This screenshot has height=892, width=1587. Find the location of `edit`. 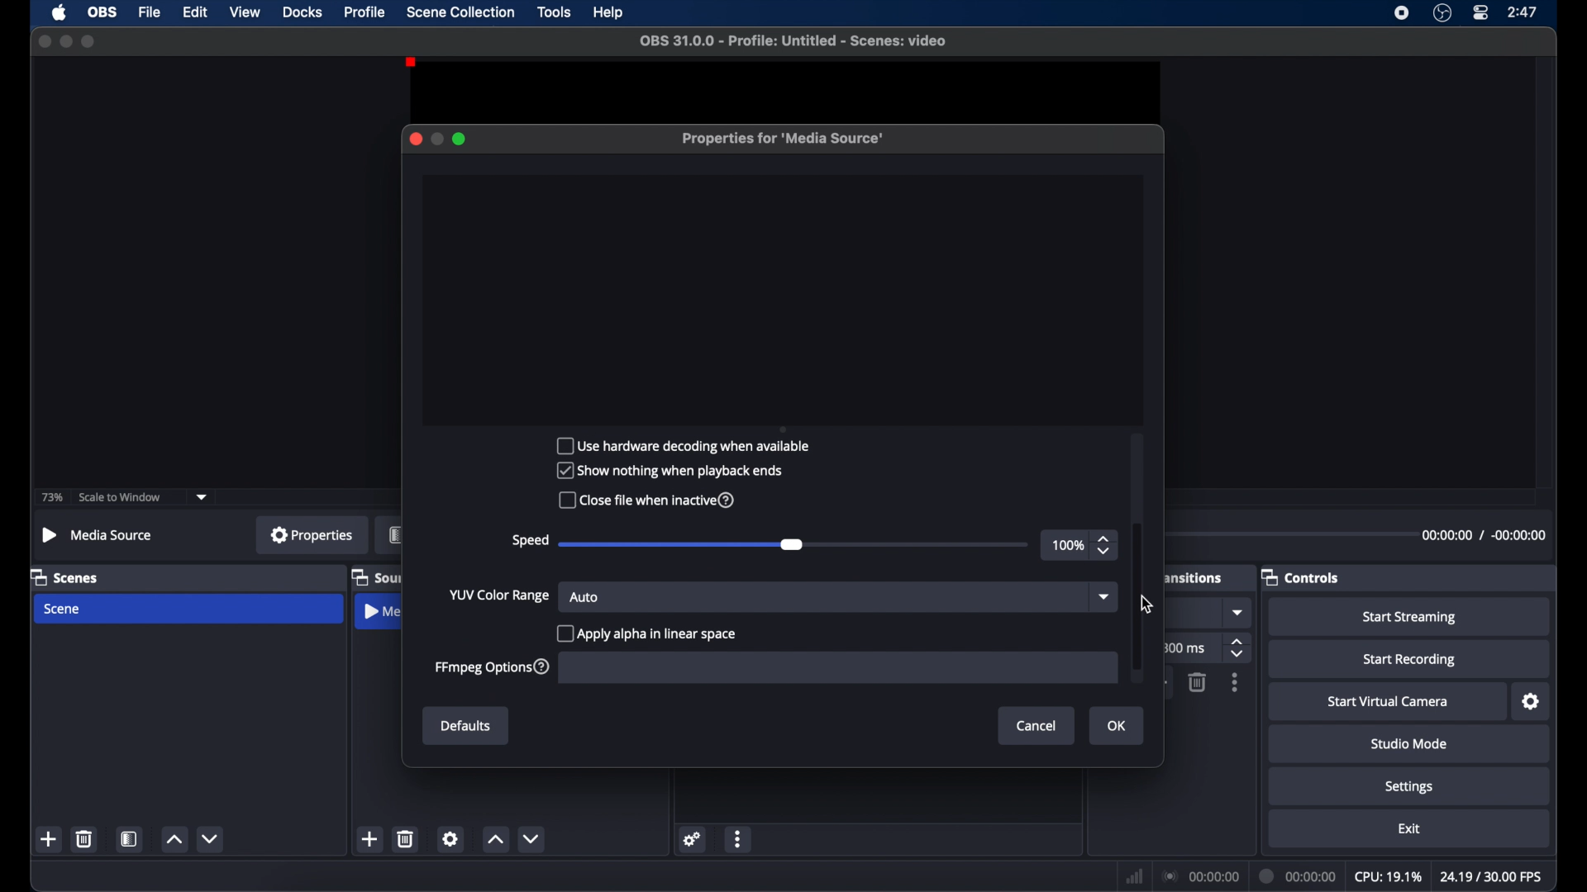

edit is located at coordinates (195, 12).